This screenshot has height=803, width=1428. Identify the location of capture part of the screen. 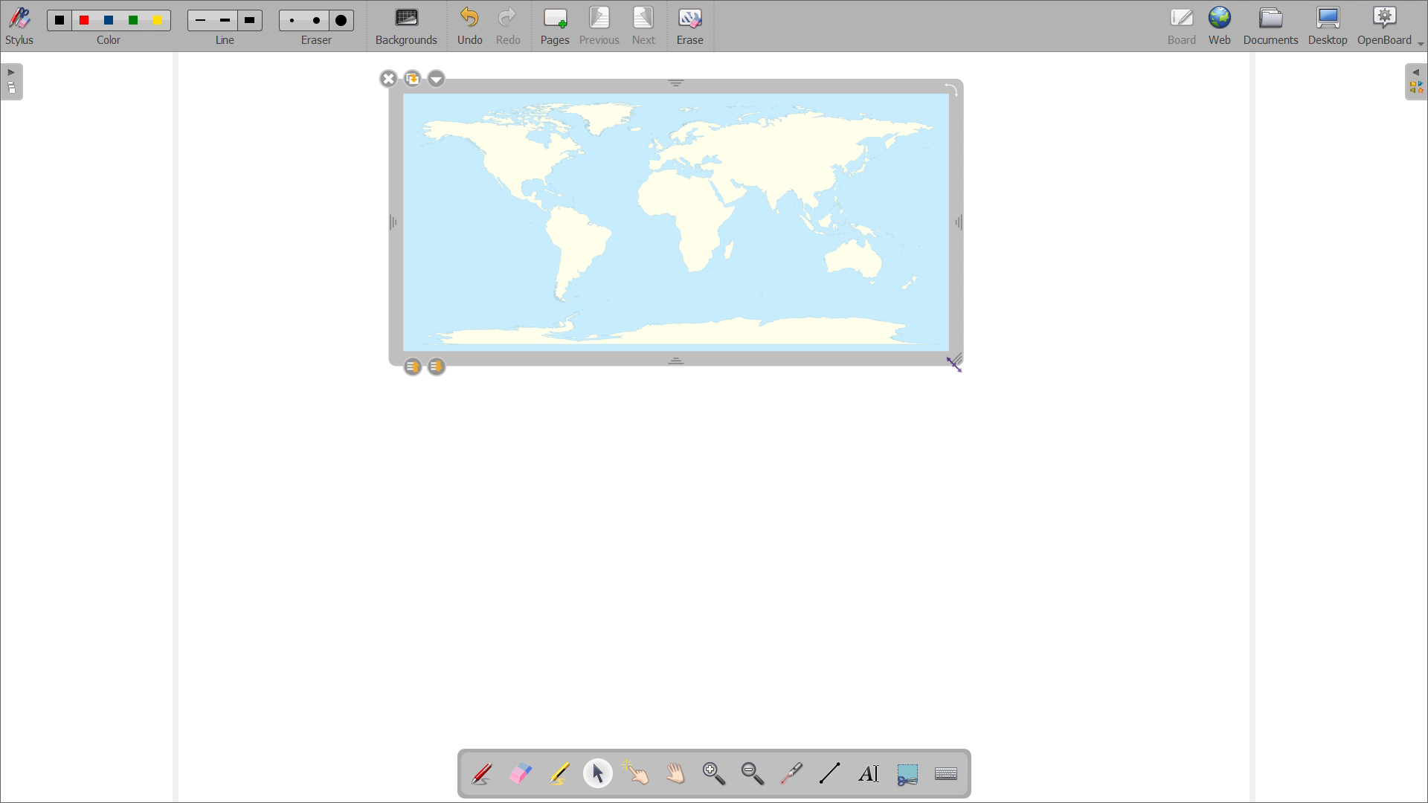
(909, 774).